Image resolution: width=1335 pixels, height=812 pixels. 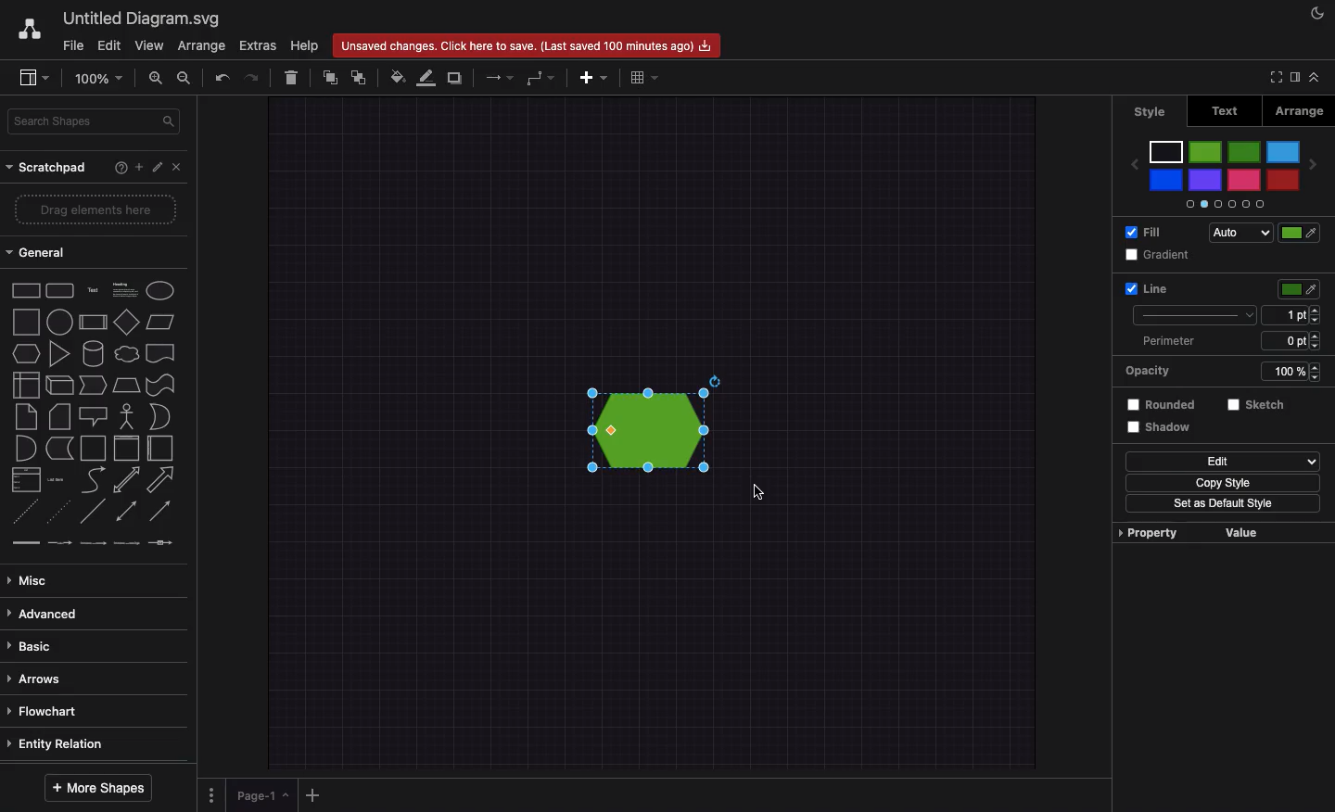 I want to click on Set as default style, so click(x=1227, y=505).